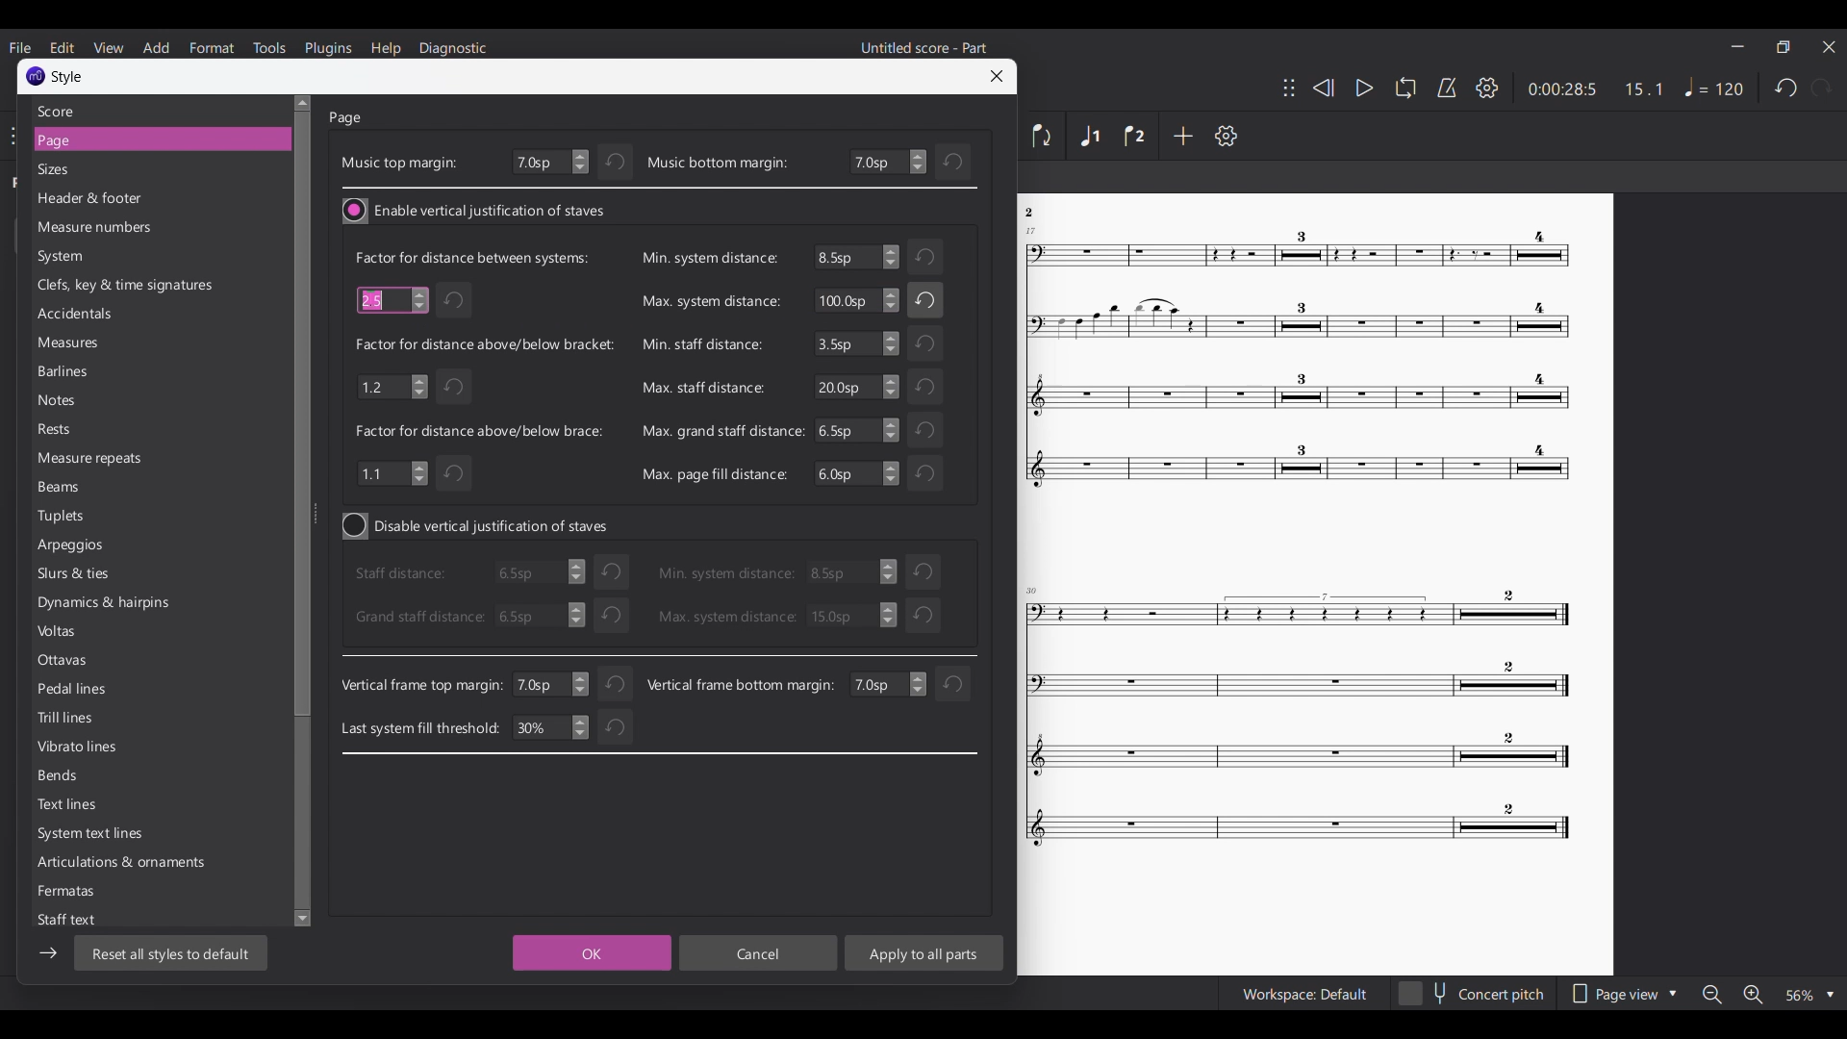 This screenshot has height=1039, width=1847. What do you see at coordinates (701, 343) in the screenshot?
I see `Min. staff distance` at bounding box center [701, 343].